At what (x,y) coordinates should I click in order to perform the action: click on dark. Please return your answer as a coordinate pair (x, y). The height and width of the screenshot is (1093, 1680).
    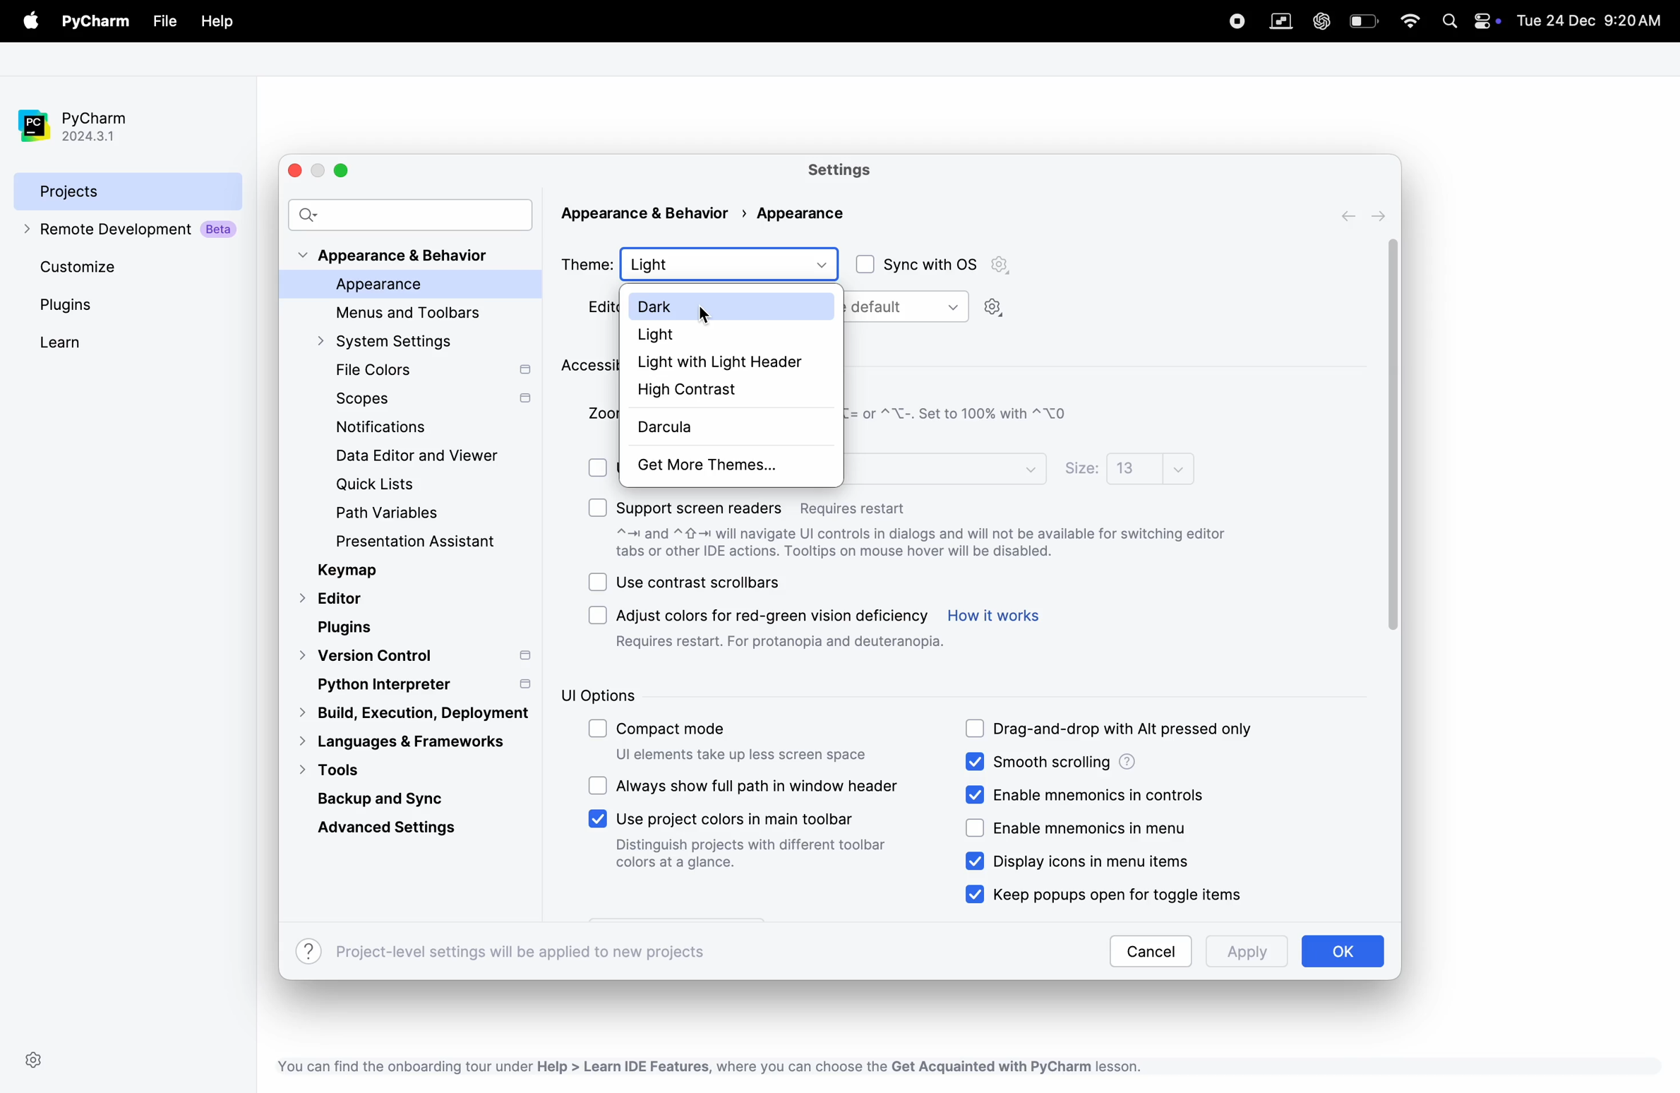
    Looking at the image, I should click on (733, 305).